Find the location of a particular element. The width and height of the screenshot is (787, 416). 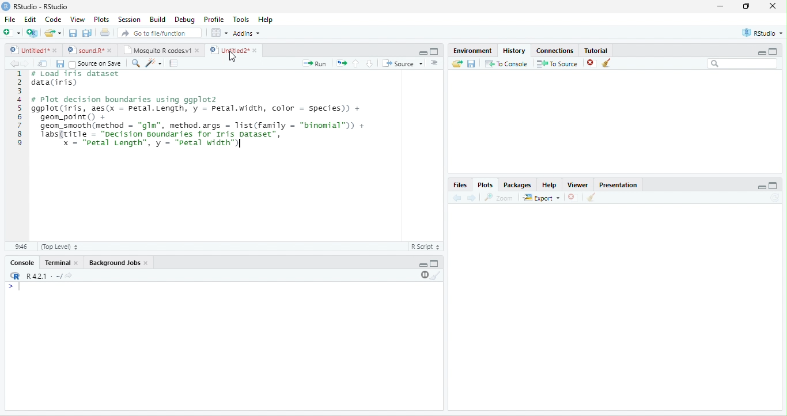

tools is located at coordinates (153, 64).